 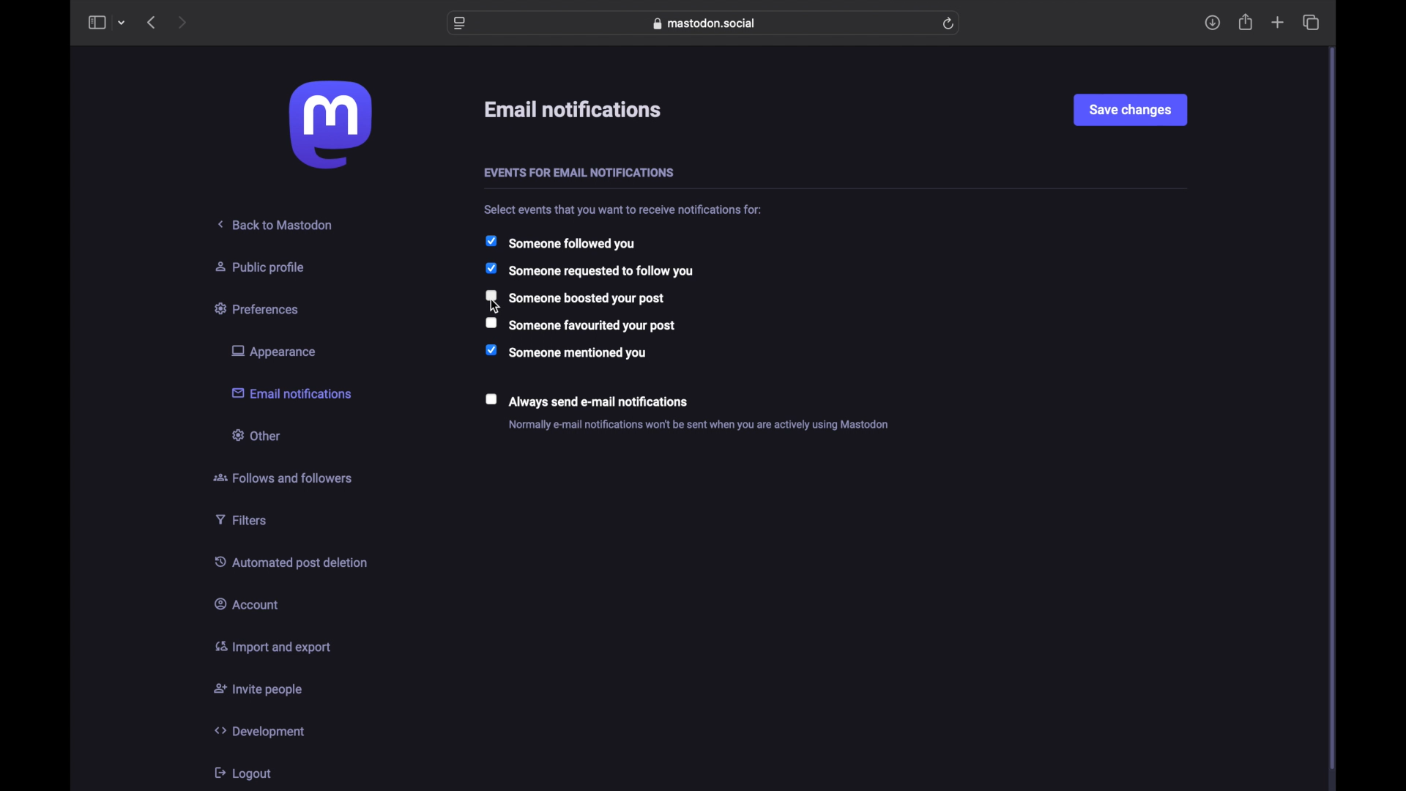 I want to click on checkbox, so click(x=559, y=242).